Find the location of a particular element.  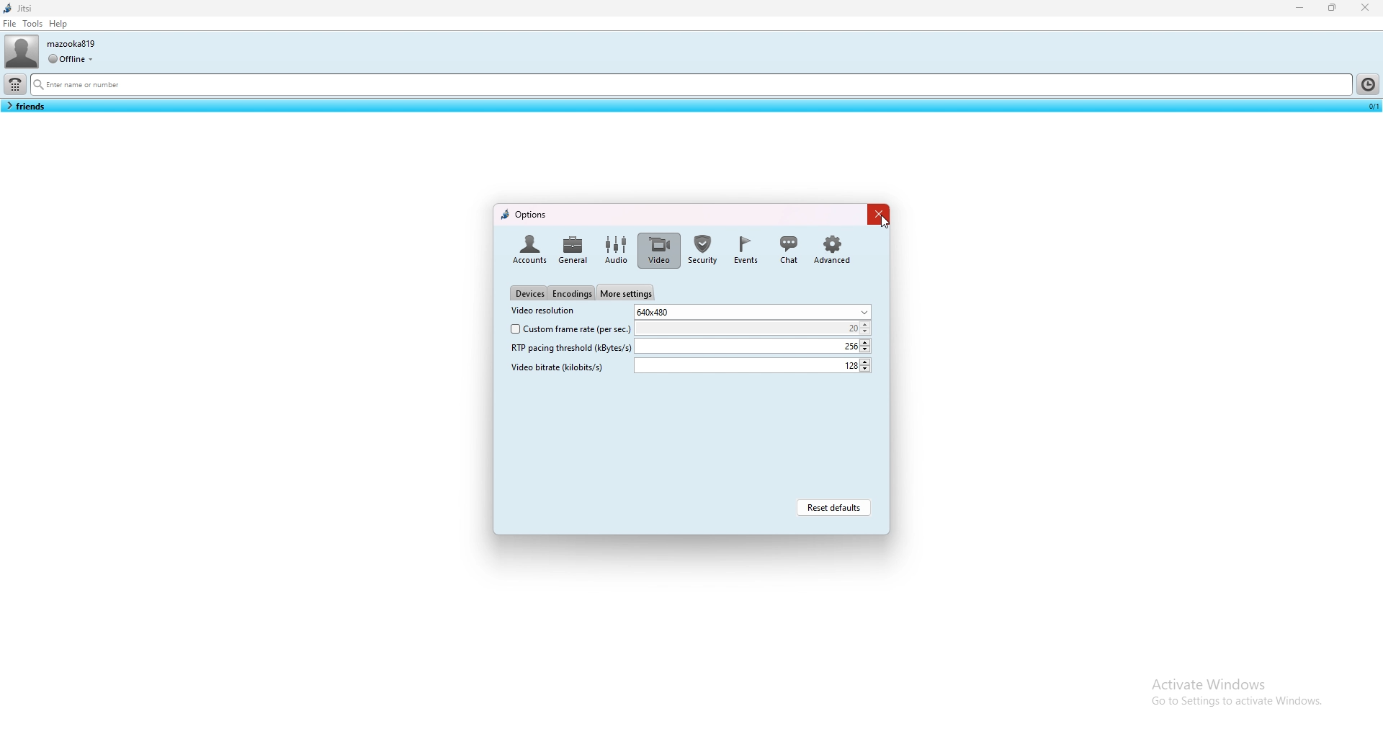

Accounts is located at coordinates (527, 248).